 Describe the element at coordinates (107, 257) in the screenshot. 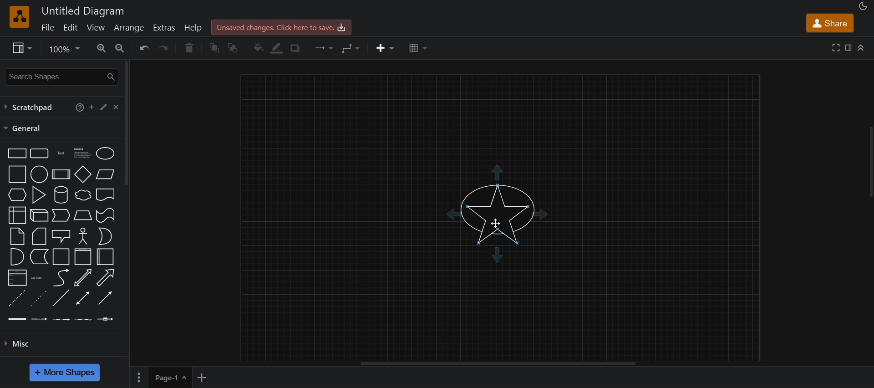

I see `container` at that location.